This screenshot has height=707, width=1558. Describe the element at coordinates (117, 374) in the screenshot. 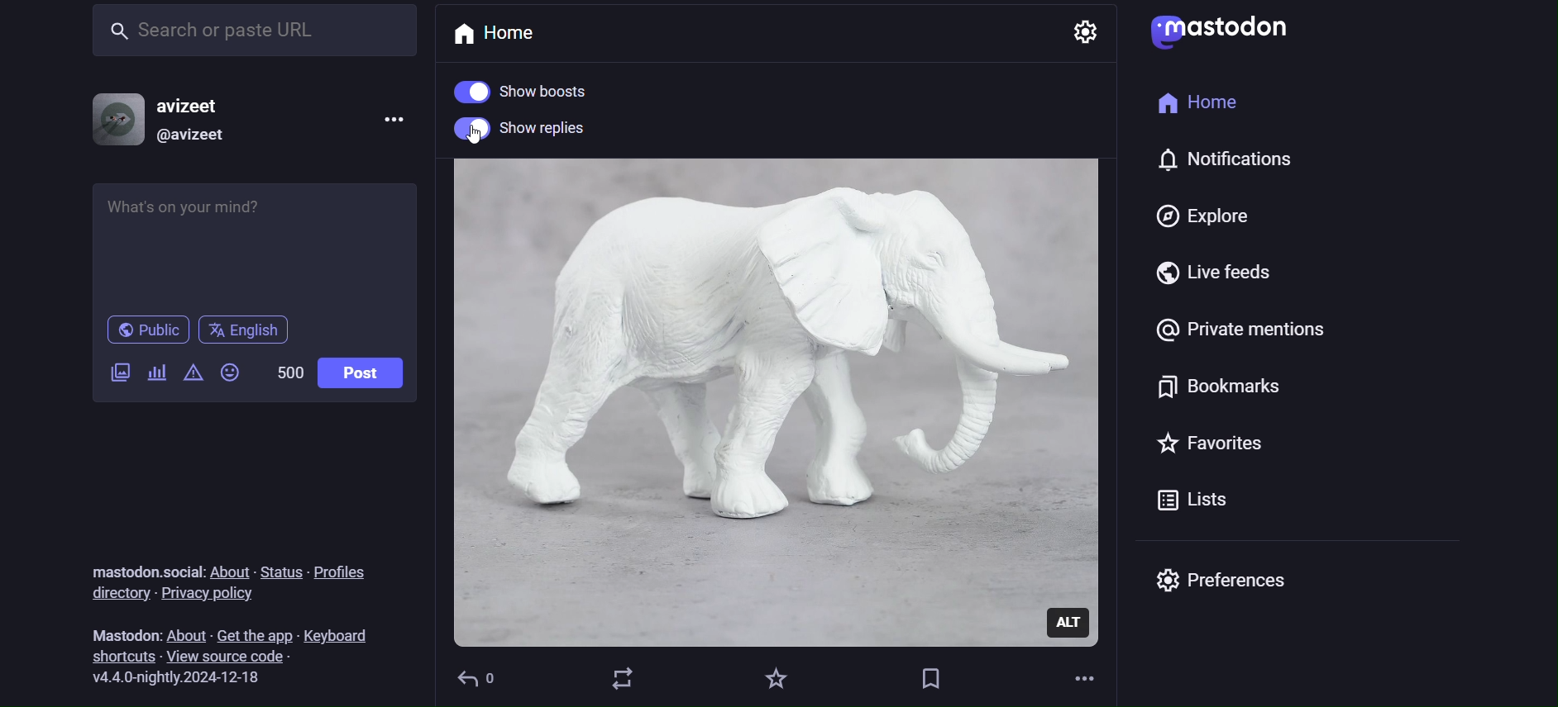

I see `add image` at that location.